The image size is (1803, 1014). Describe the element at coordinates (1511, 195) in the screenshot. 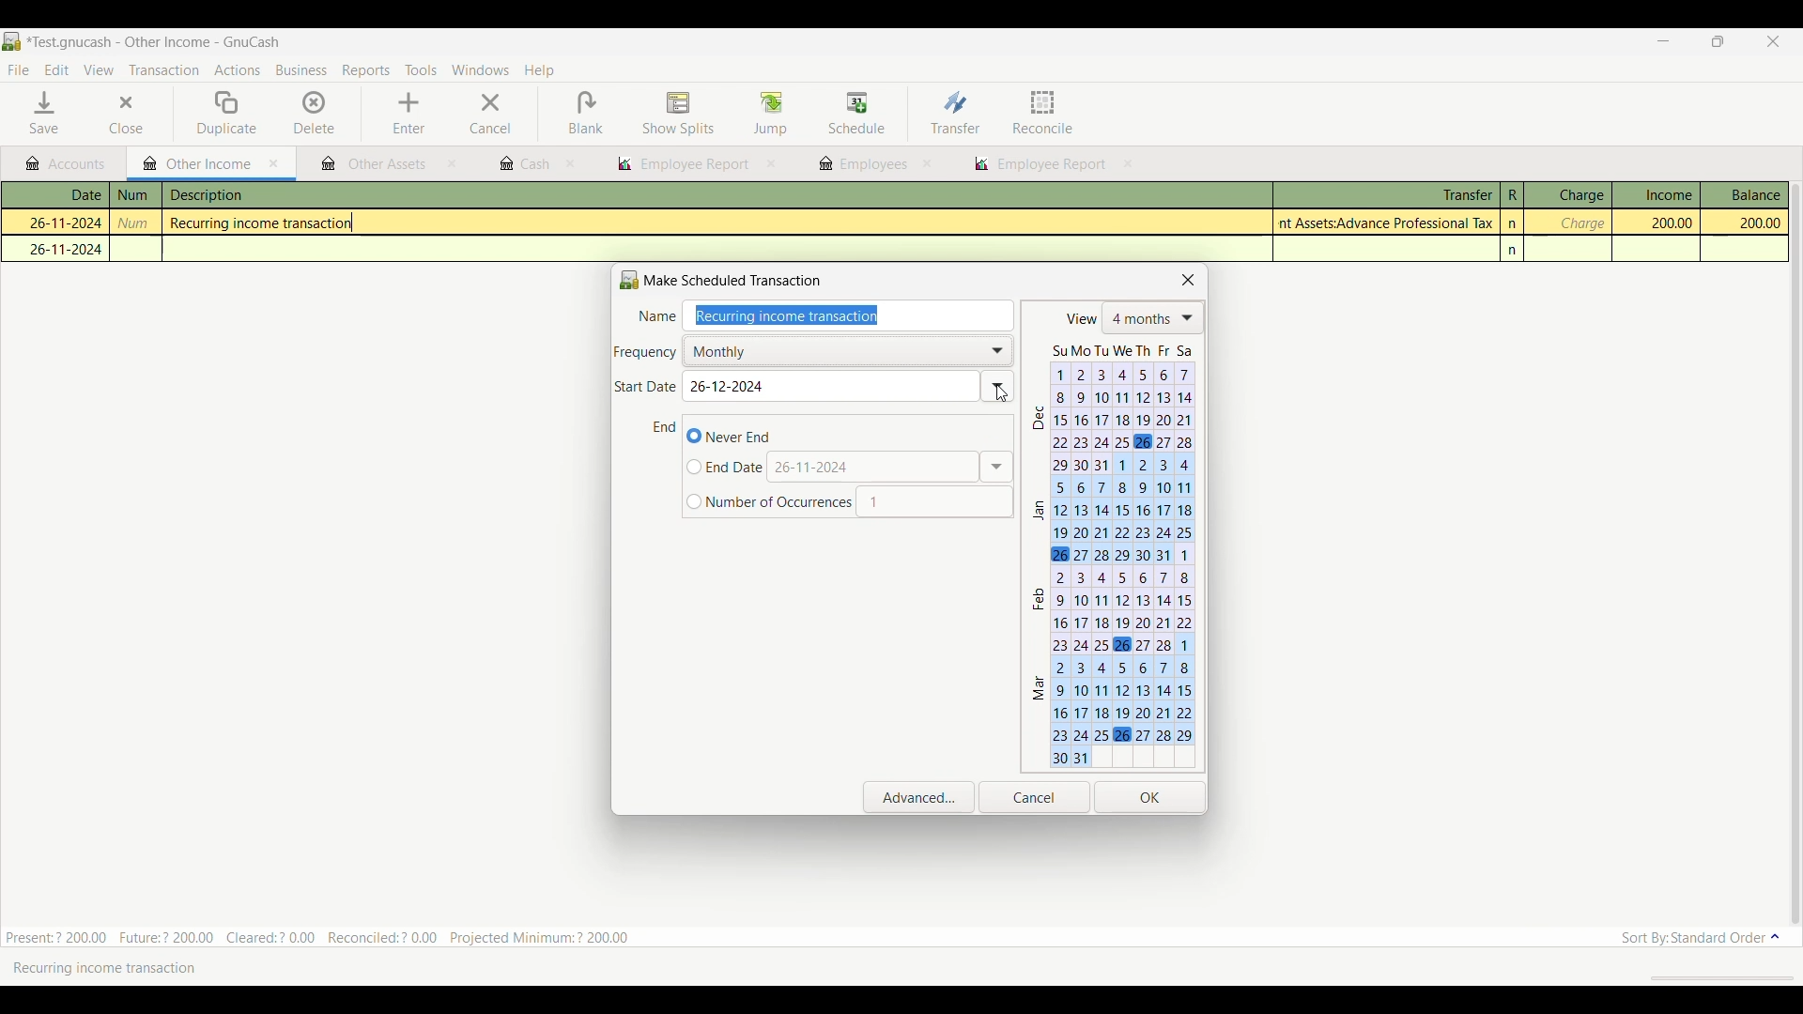

I see `R column` at that location.